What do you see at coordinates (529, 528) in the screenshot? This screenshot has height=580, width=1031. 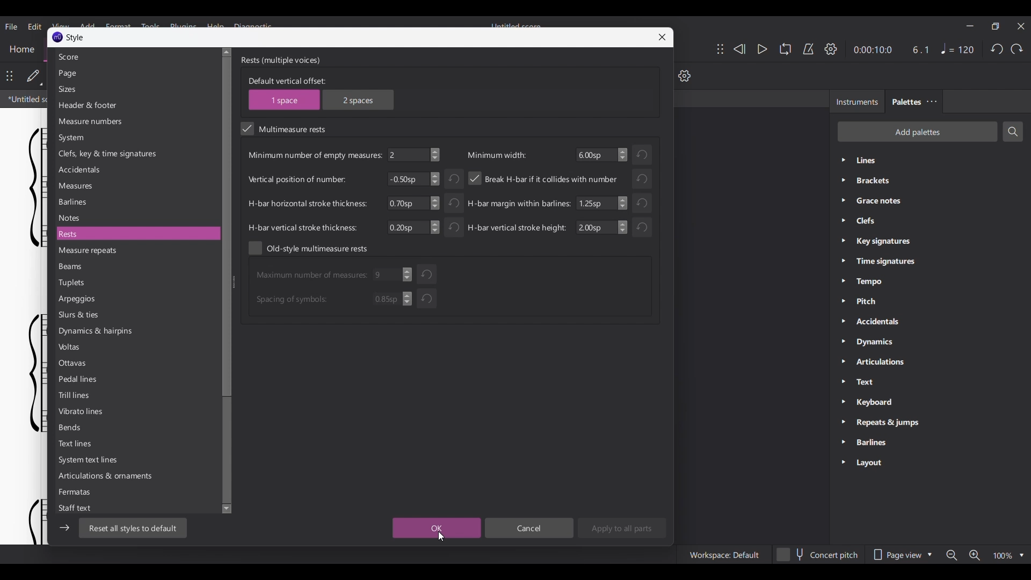 I see `Cancel inputs made` at bounding box center [529, 528].